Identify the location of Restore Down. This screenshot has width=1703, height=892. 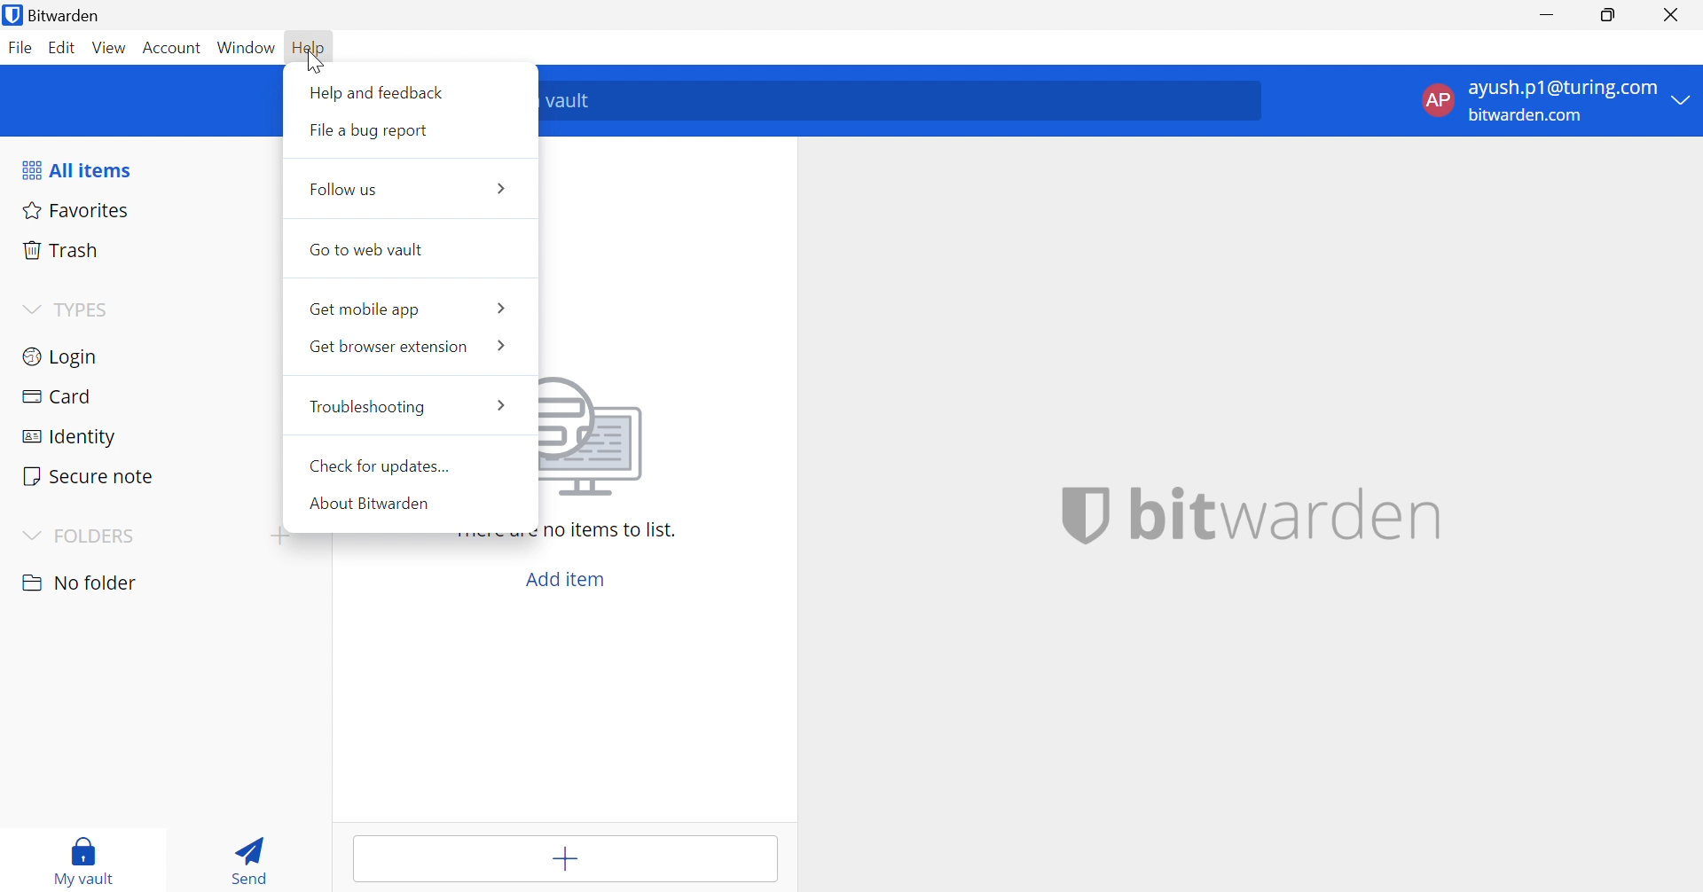
(1614, 15).